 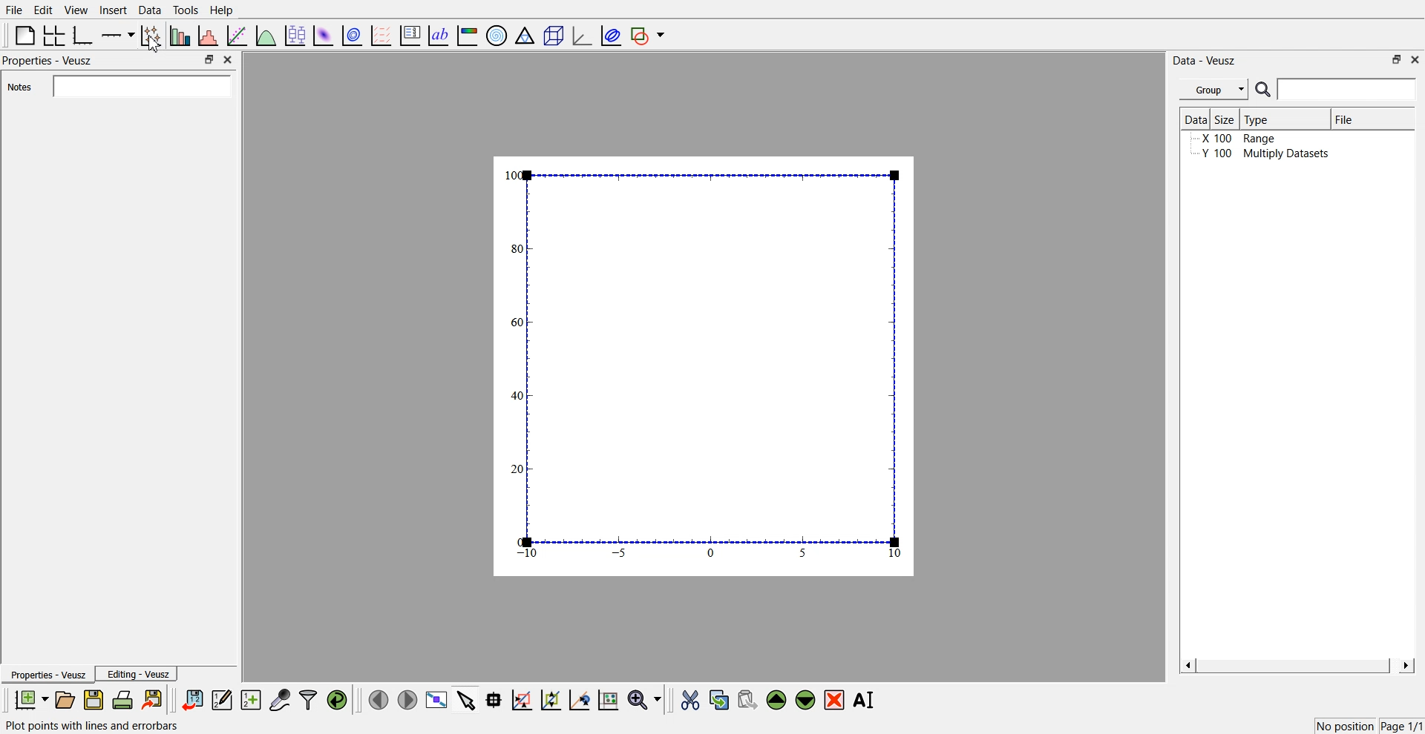 I want to click on close, so click(x=1415, y=59).